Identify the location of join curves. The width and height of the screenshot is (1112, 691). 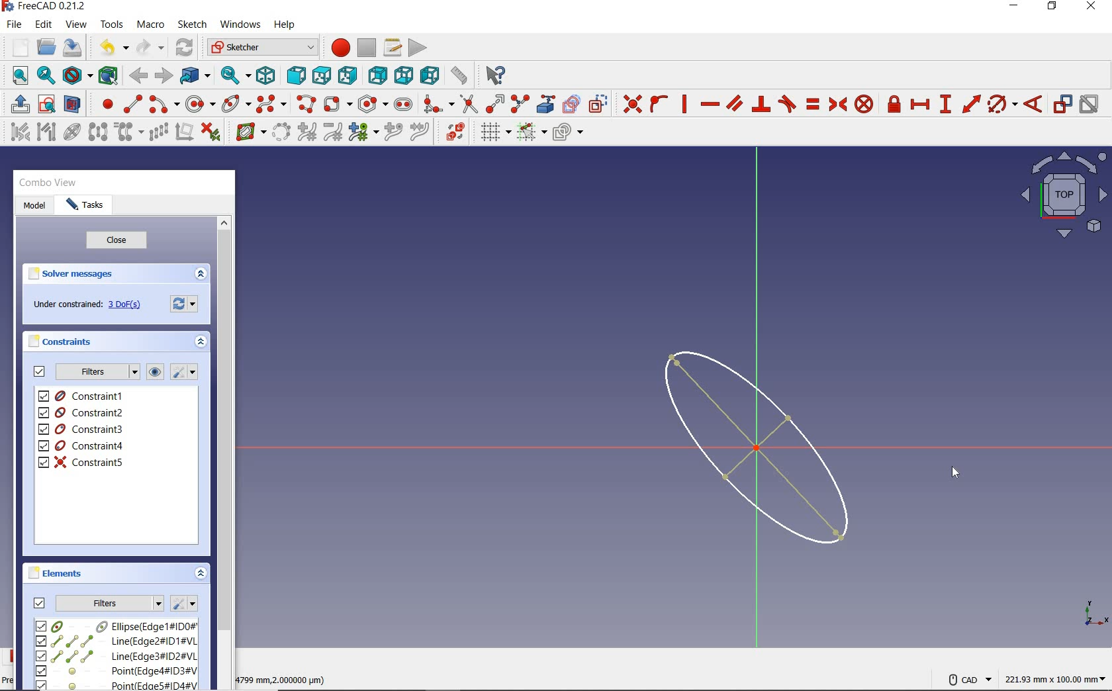
(420, 132).